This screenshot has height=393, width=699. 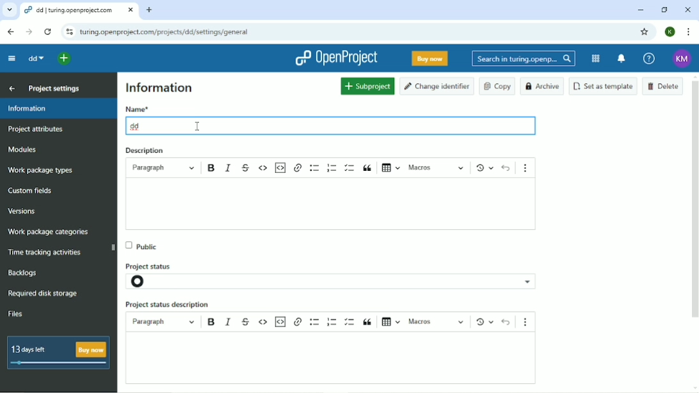 What do you see at coordinates (48, 32) in the screenshot?
I see `Reload this page` at bounding box center [48, 32].